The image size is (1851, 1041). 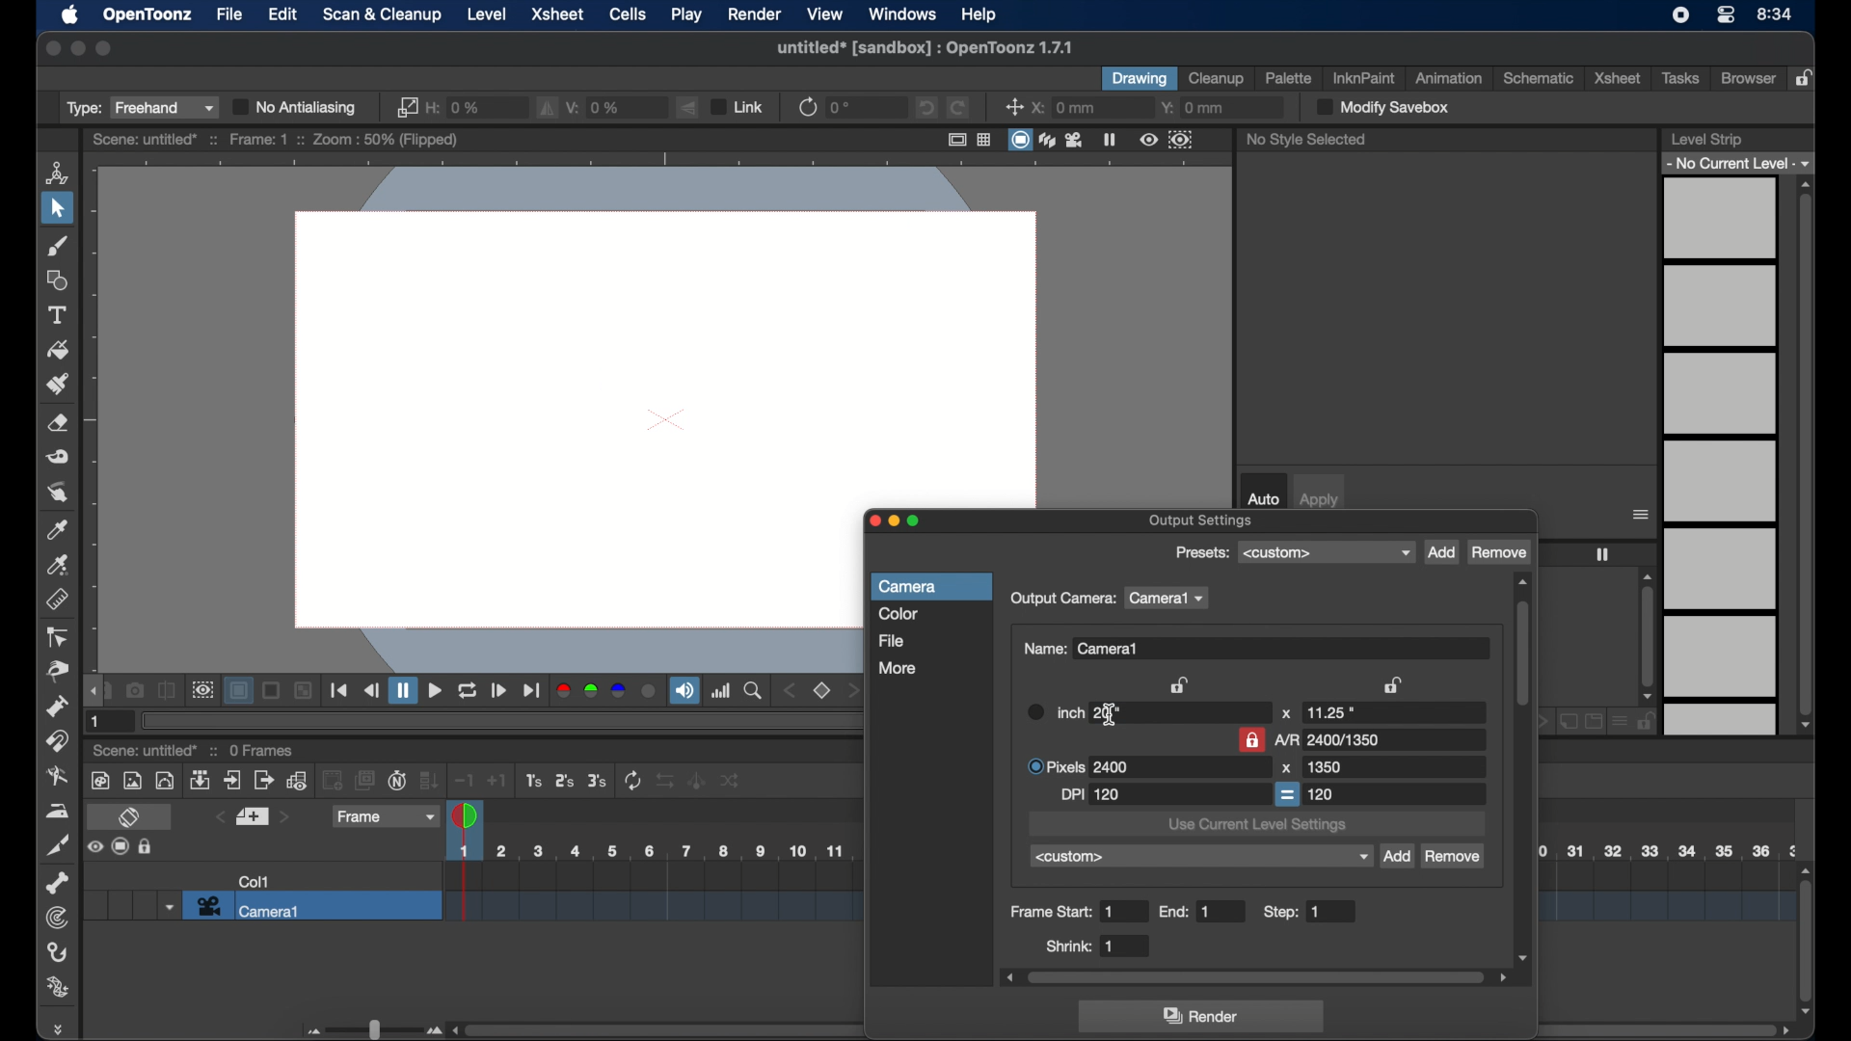 I want to click on shape tool, so click(x=57, y=280).